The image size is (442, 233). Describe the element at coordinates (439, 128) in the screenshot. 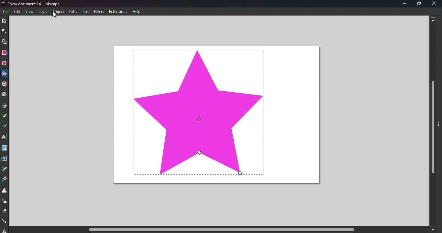

I see `Toggle command panel` at that location.